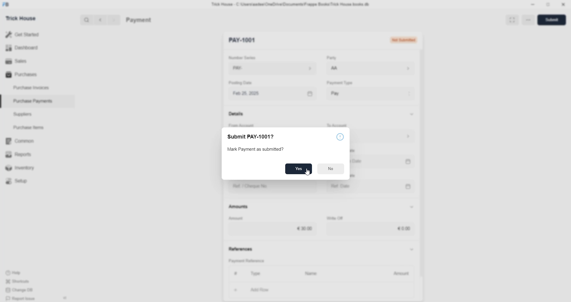  Describe the element at coordinates (239, 115) in the screenshot. I see `Details` at that location.